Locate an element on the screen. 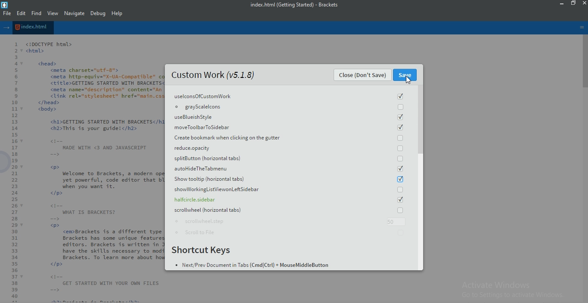 Image resolution: width=588 pixels, height=303 pixels. moveToolbarToSidebar is located at coordinates (290, 127).